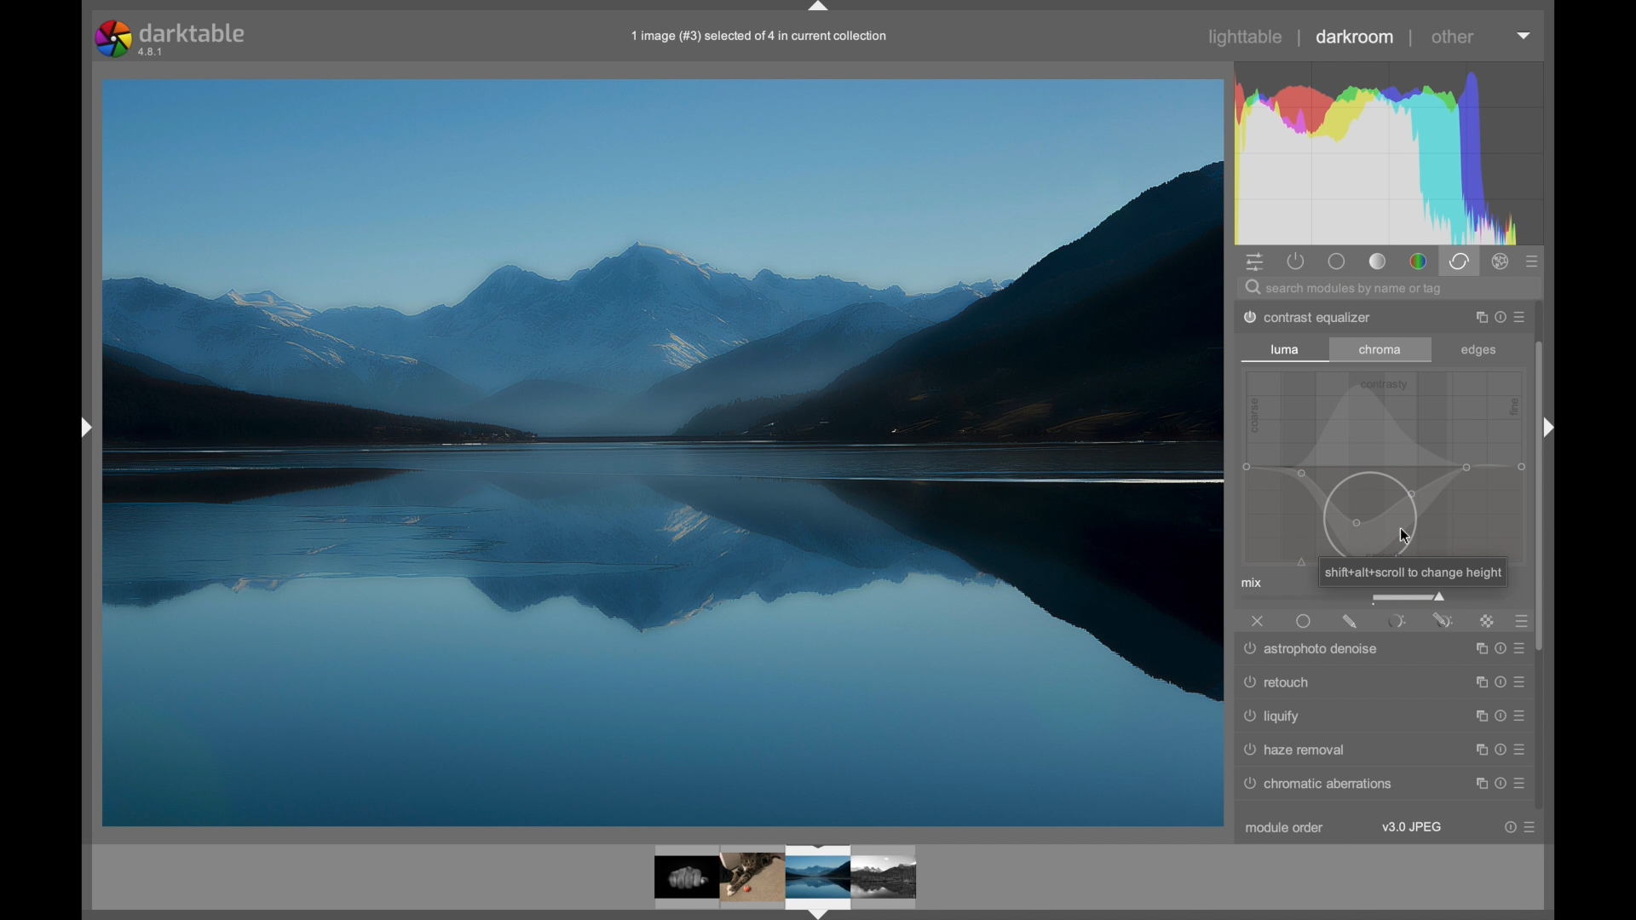 This screenshot has width=1636, height=920. Describe the element at coordinates (1391, 152) in the screenshot. I see `histogram` at that location.